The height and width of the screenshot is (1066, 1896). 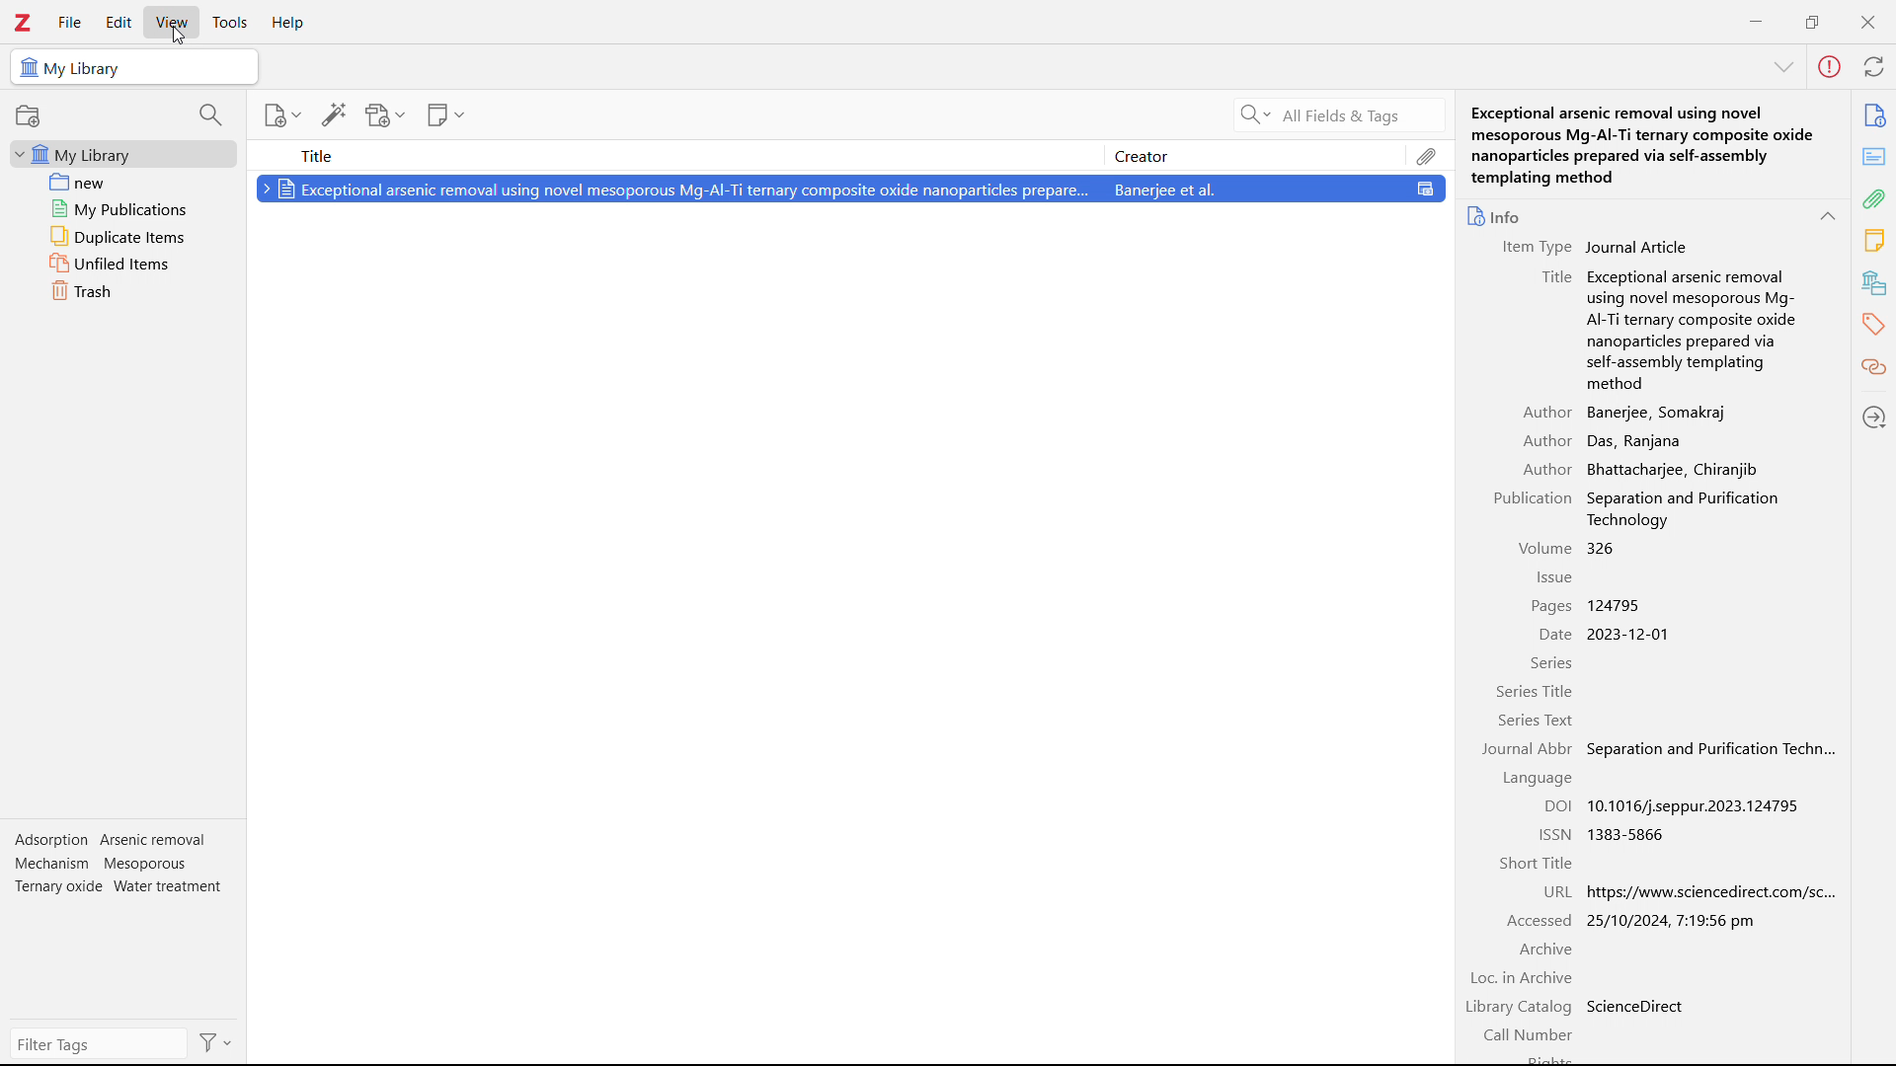 What do you see at coordinates (1535, 862) in the screenshot?
I see `Short Title` at bounding box center [1535, 862].